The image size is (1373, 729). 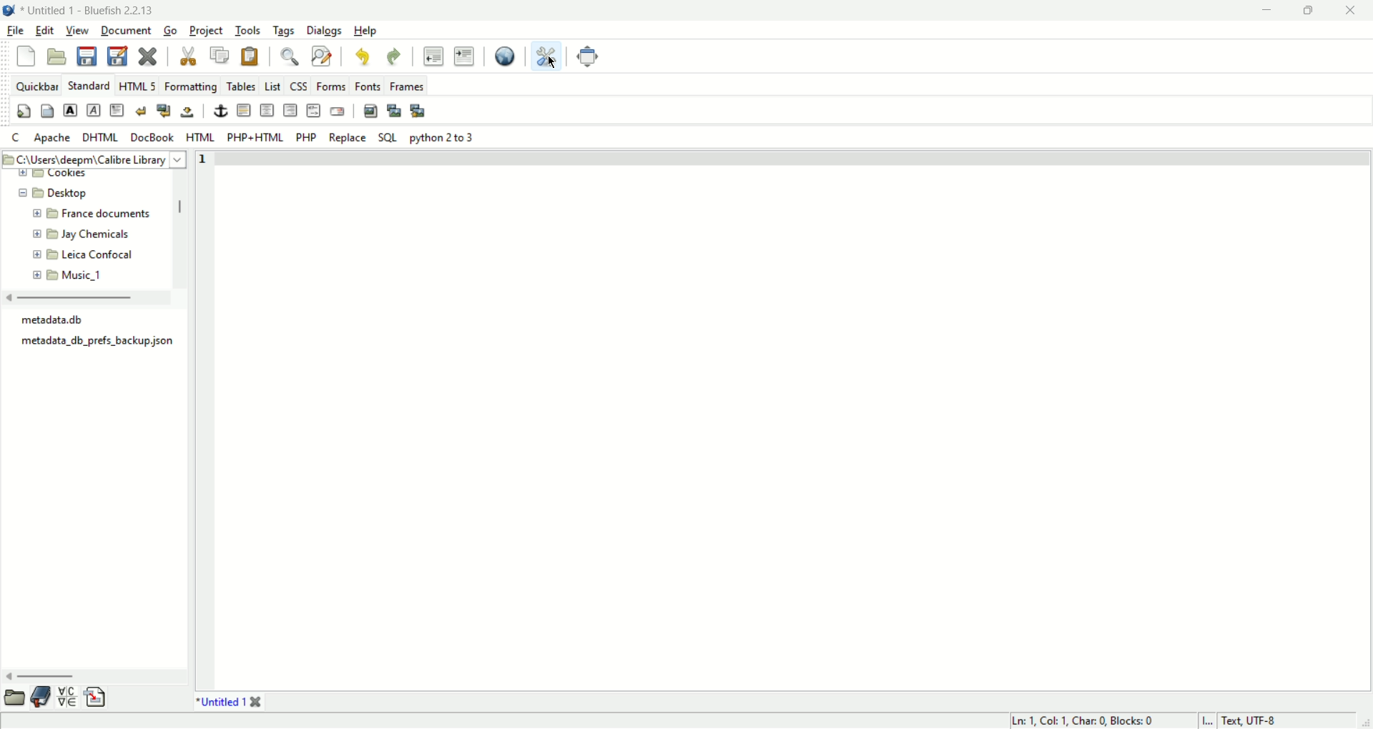 What do you see at coordinates (289, 111) in the screenshot?
I see `right justify` at bounding box center [289, 111].